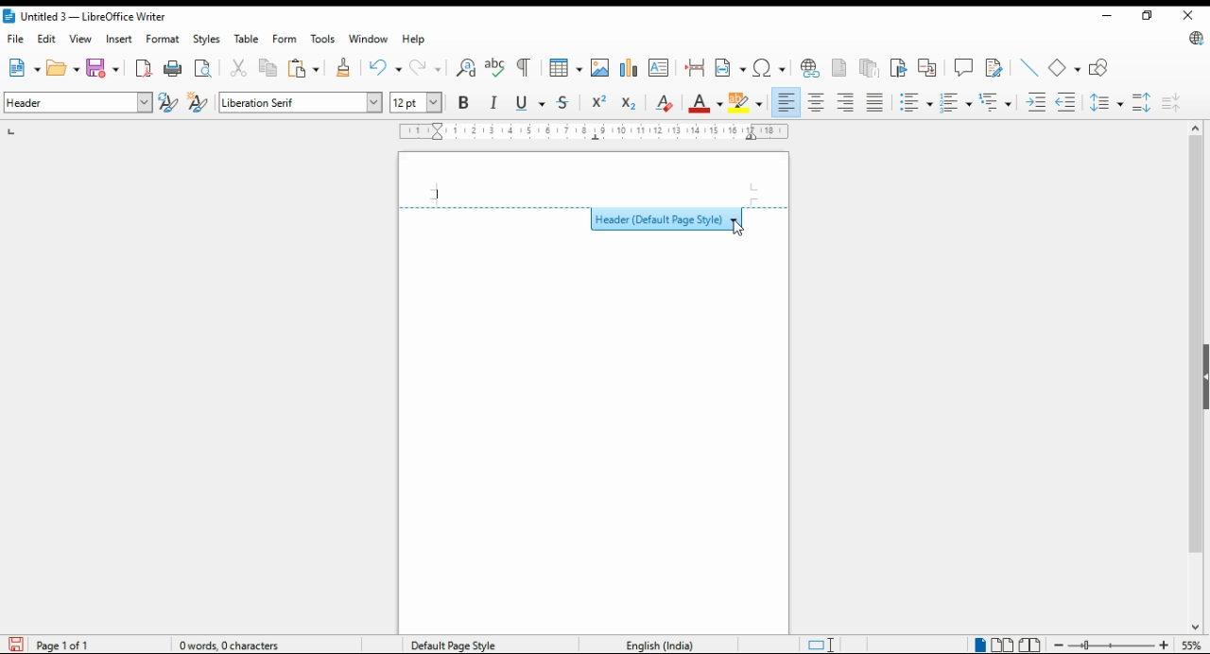 The image size is (1210, 654). Describe the element at coordinates (697, 68) in the screenshot. I see `insert page break` at that location.